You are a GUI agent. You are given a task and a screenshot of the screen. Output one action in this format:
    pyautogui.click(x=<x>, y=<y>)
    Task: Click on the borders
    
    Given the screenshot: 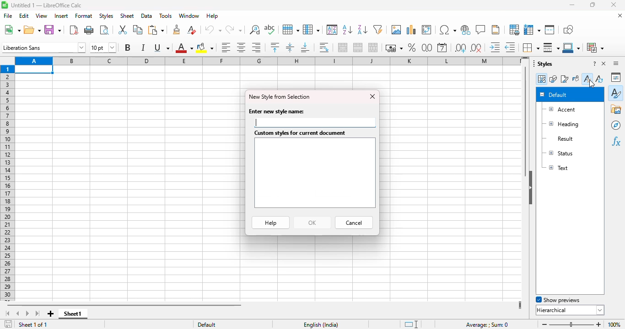 What is the action you would take?
    pyautogui.click(x=530, y=47)
    